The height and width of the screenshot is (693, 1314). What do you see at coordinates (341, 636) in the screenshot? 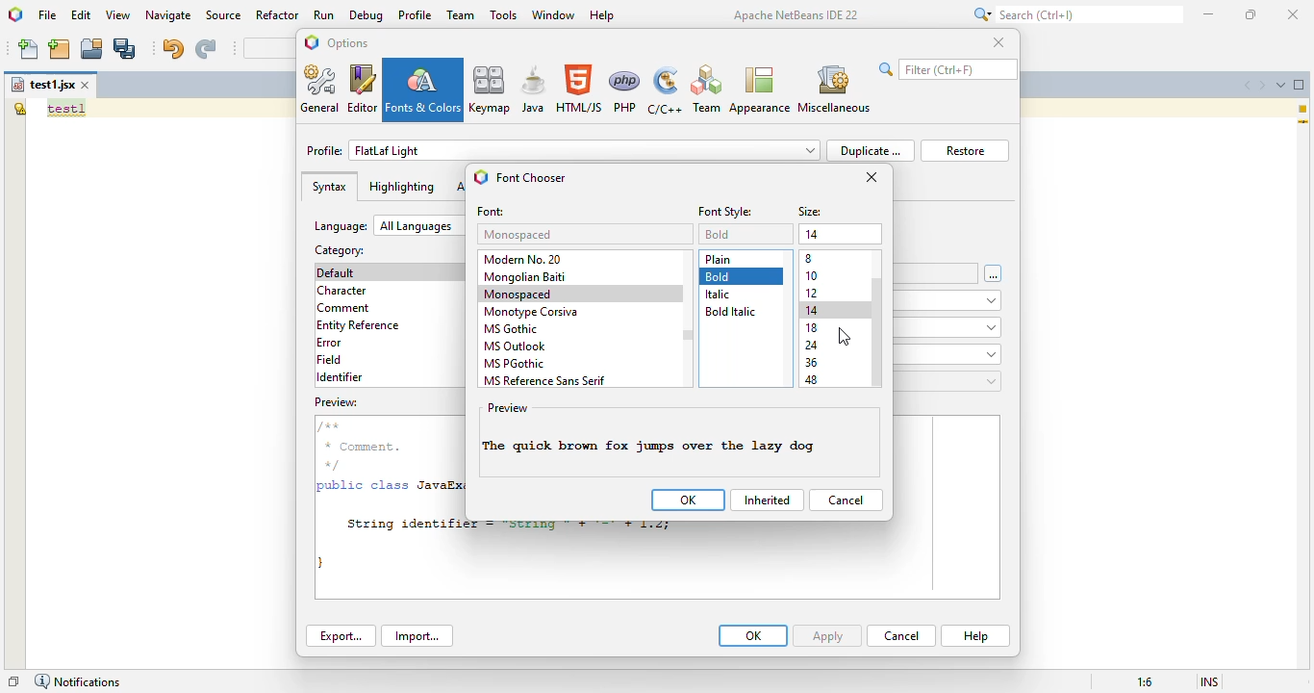
I see `export` at bounding box center [341, 636].